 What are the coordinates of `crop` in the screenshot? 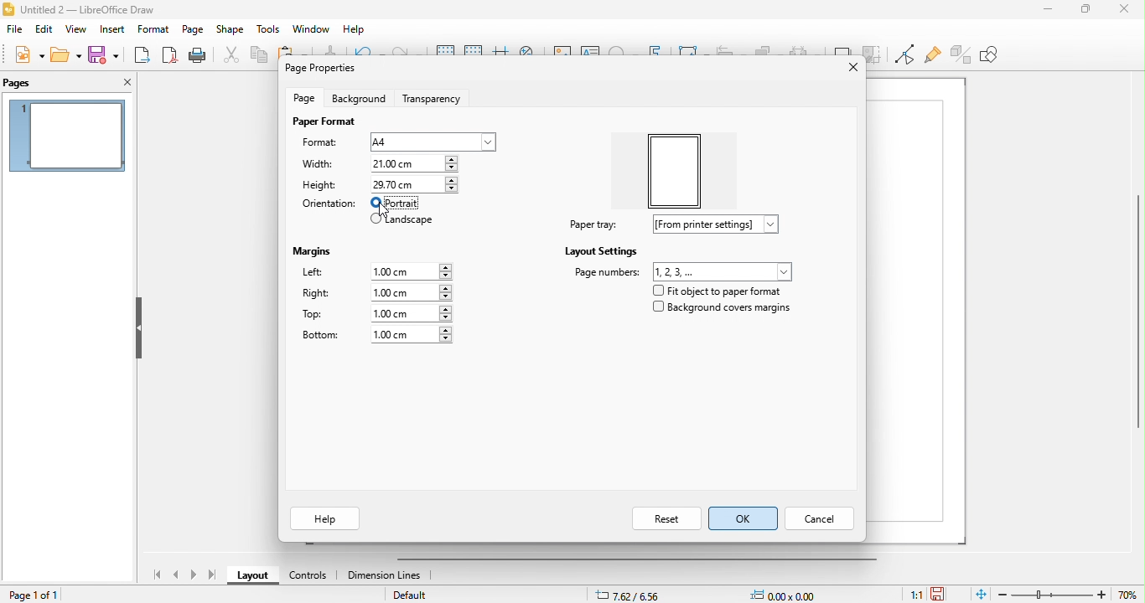 It's located at (873, 51).